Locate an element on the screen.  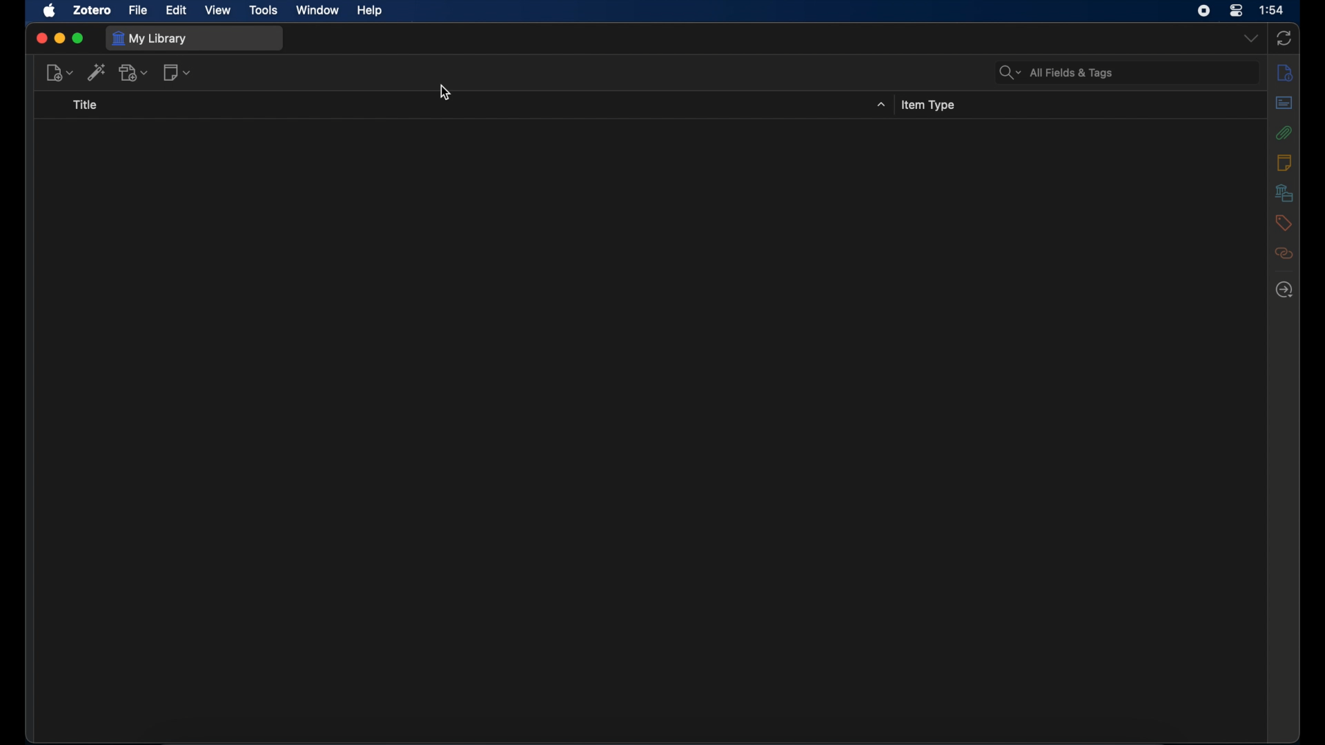
dropdown is located at coordinates (879, 104).